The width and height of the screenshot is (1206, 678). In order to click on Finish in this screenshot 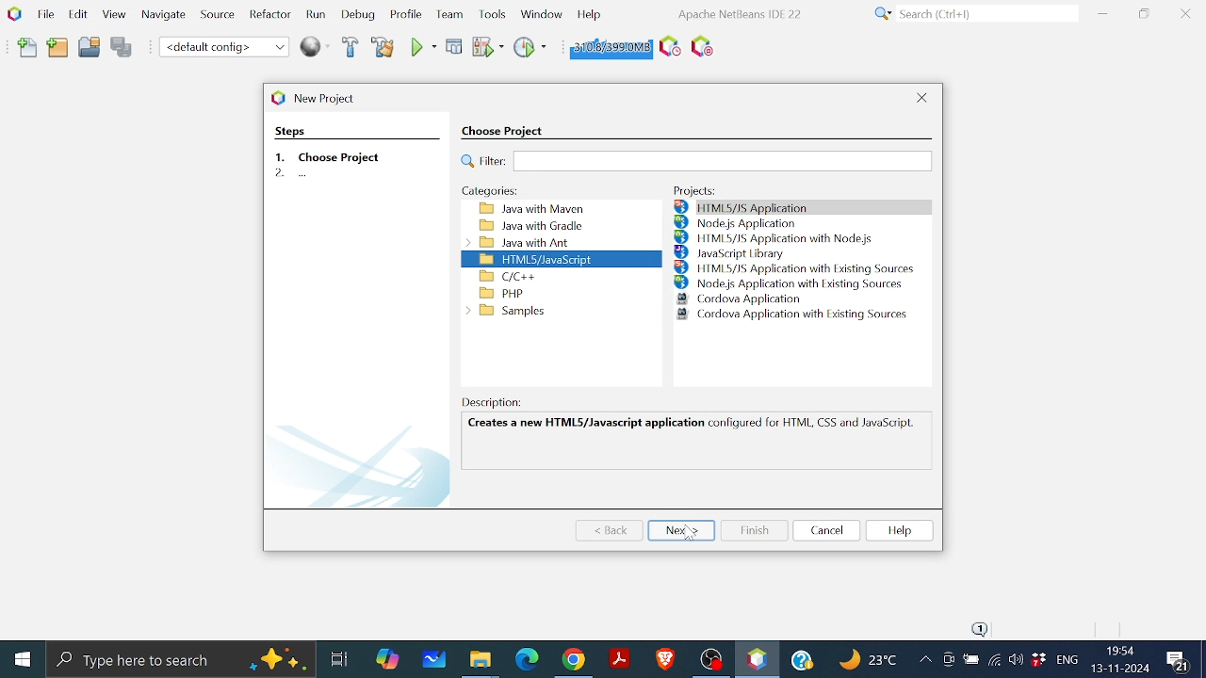, I will do `click(754, 532)`.